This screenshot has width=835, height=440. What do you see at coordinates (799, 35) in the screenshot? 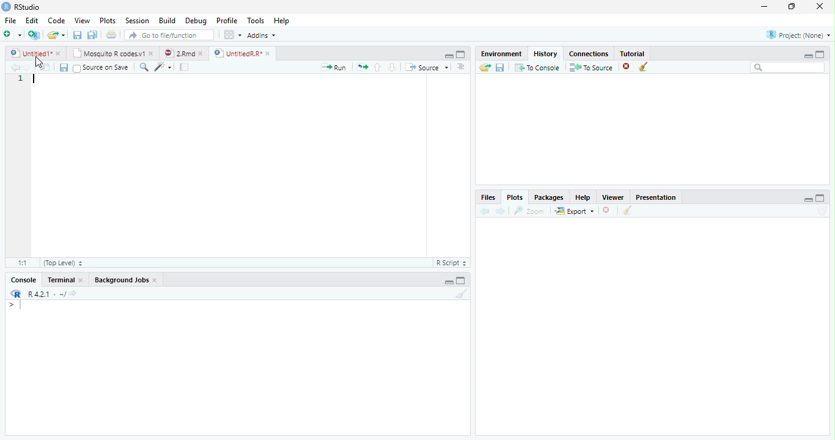
I see `Project: (None)` at bounding box center [799, 35].